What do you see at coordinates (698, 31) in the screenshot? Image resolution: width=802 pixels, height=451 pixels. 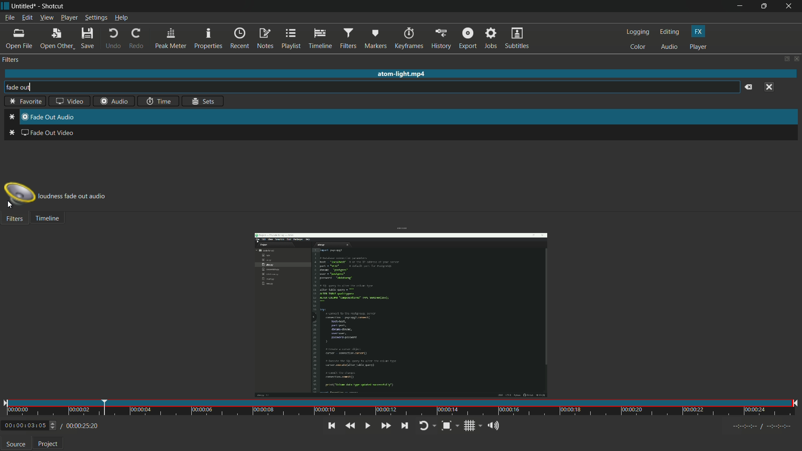 I see `fx` at bounding box center [698, 31].